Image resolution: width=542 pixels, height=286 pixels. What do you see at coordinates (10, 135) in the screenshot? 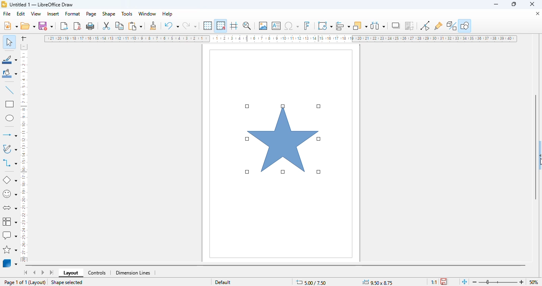
I see `lines and arrows` at bounding box center [10, 135].